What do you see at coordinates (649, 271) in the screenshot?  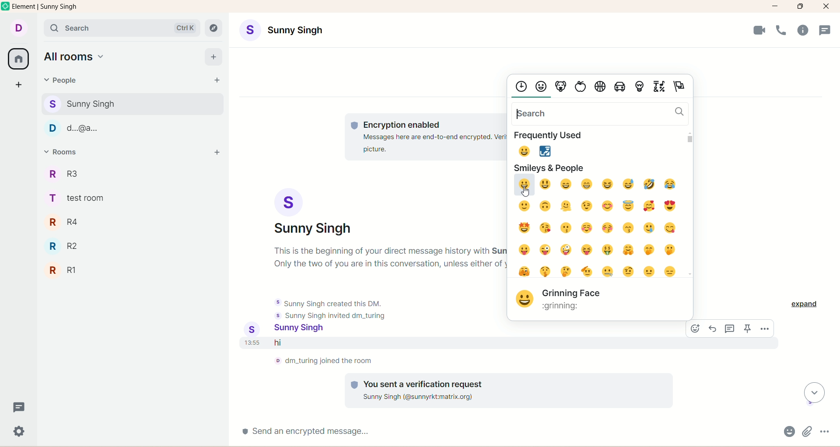 I see `Neutral face` at bounding box center [649, 271].